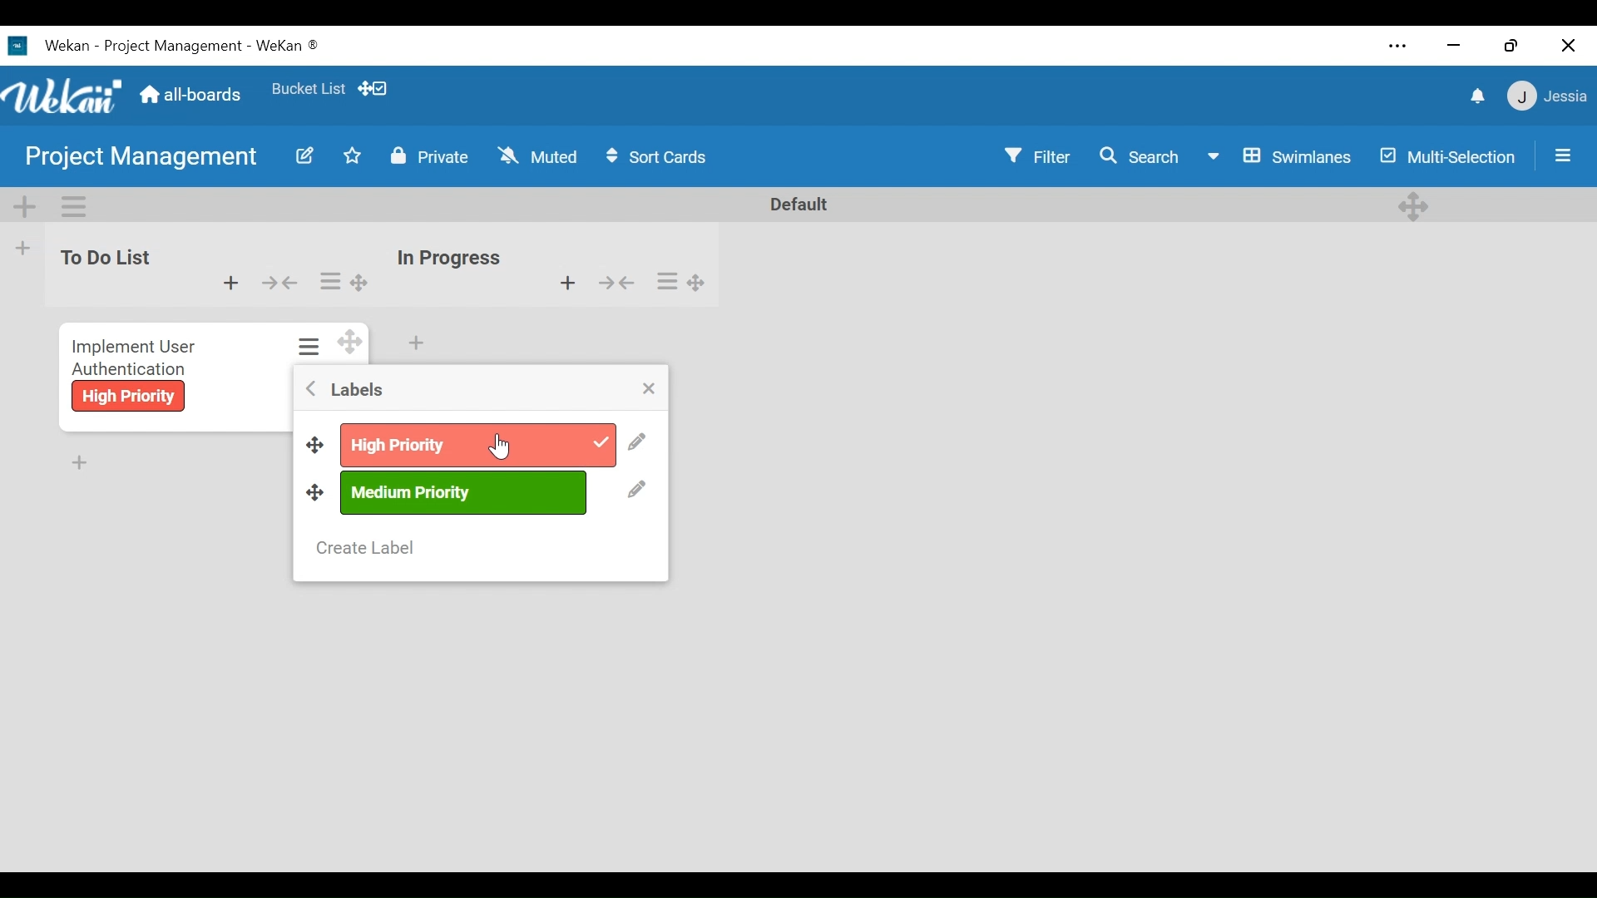 The width and height of the screenshot is (1597, 898). I want to click on minimize, so click(1456, 47).